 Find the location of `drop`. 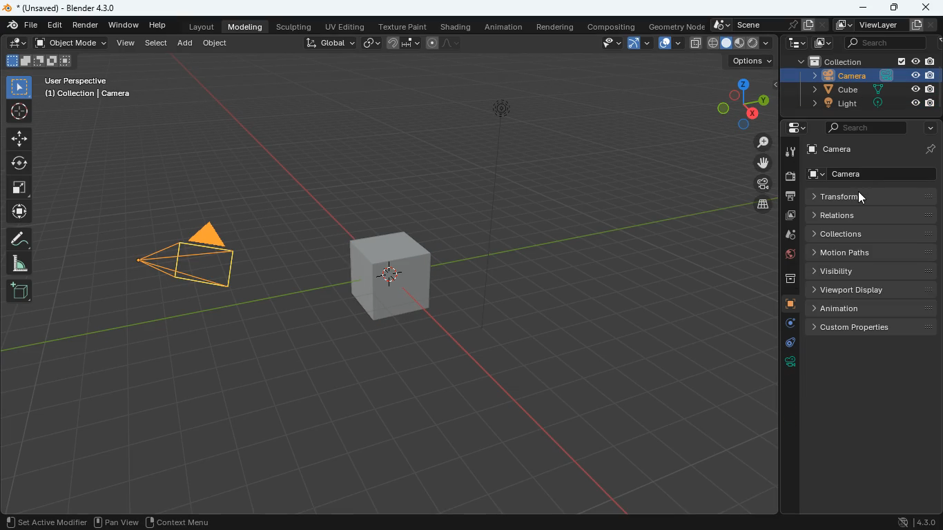

drop is located at coordinates (787, 236).